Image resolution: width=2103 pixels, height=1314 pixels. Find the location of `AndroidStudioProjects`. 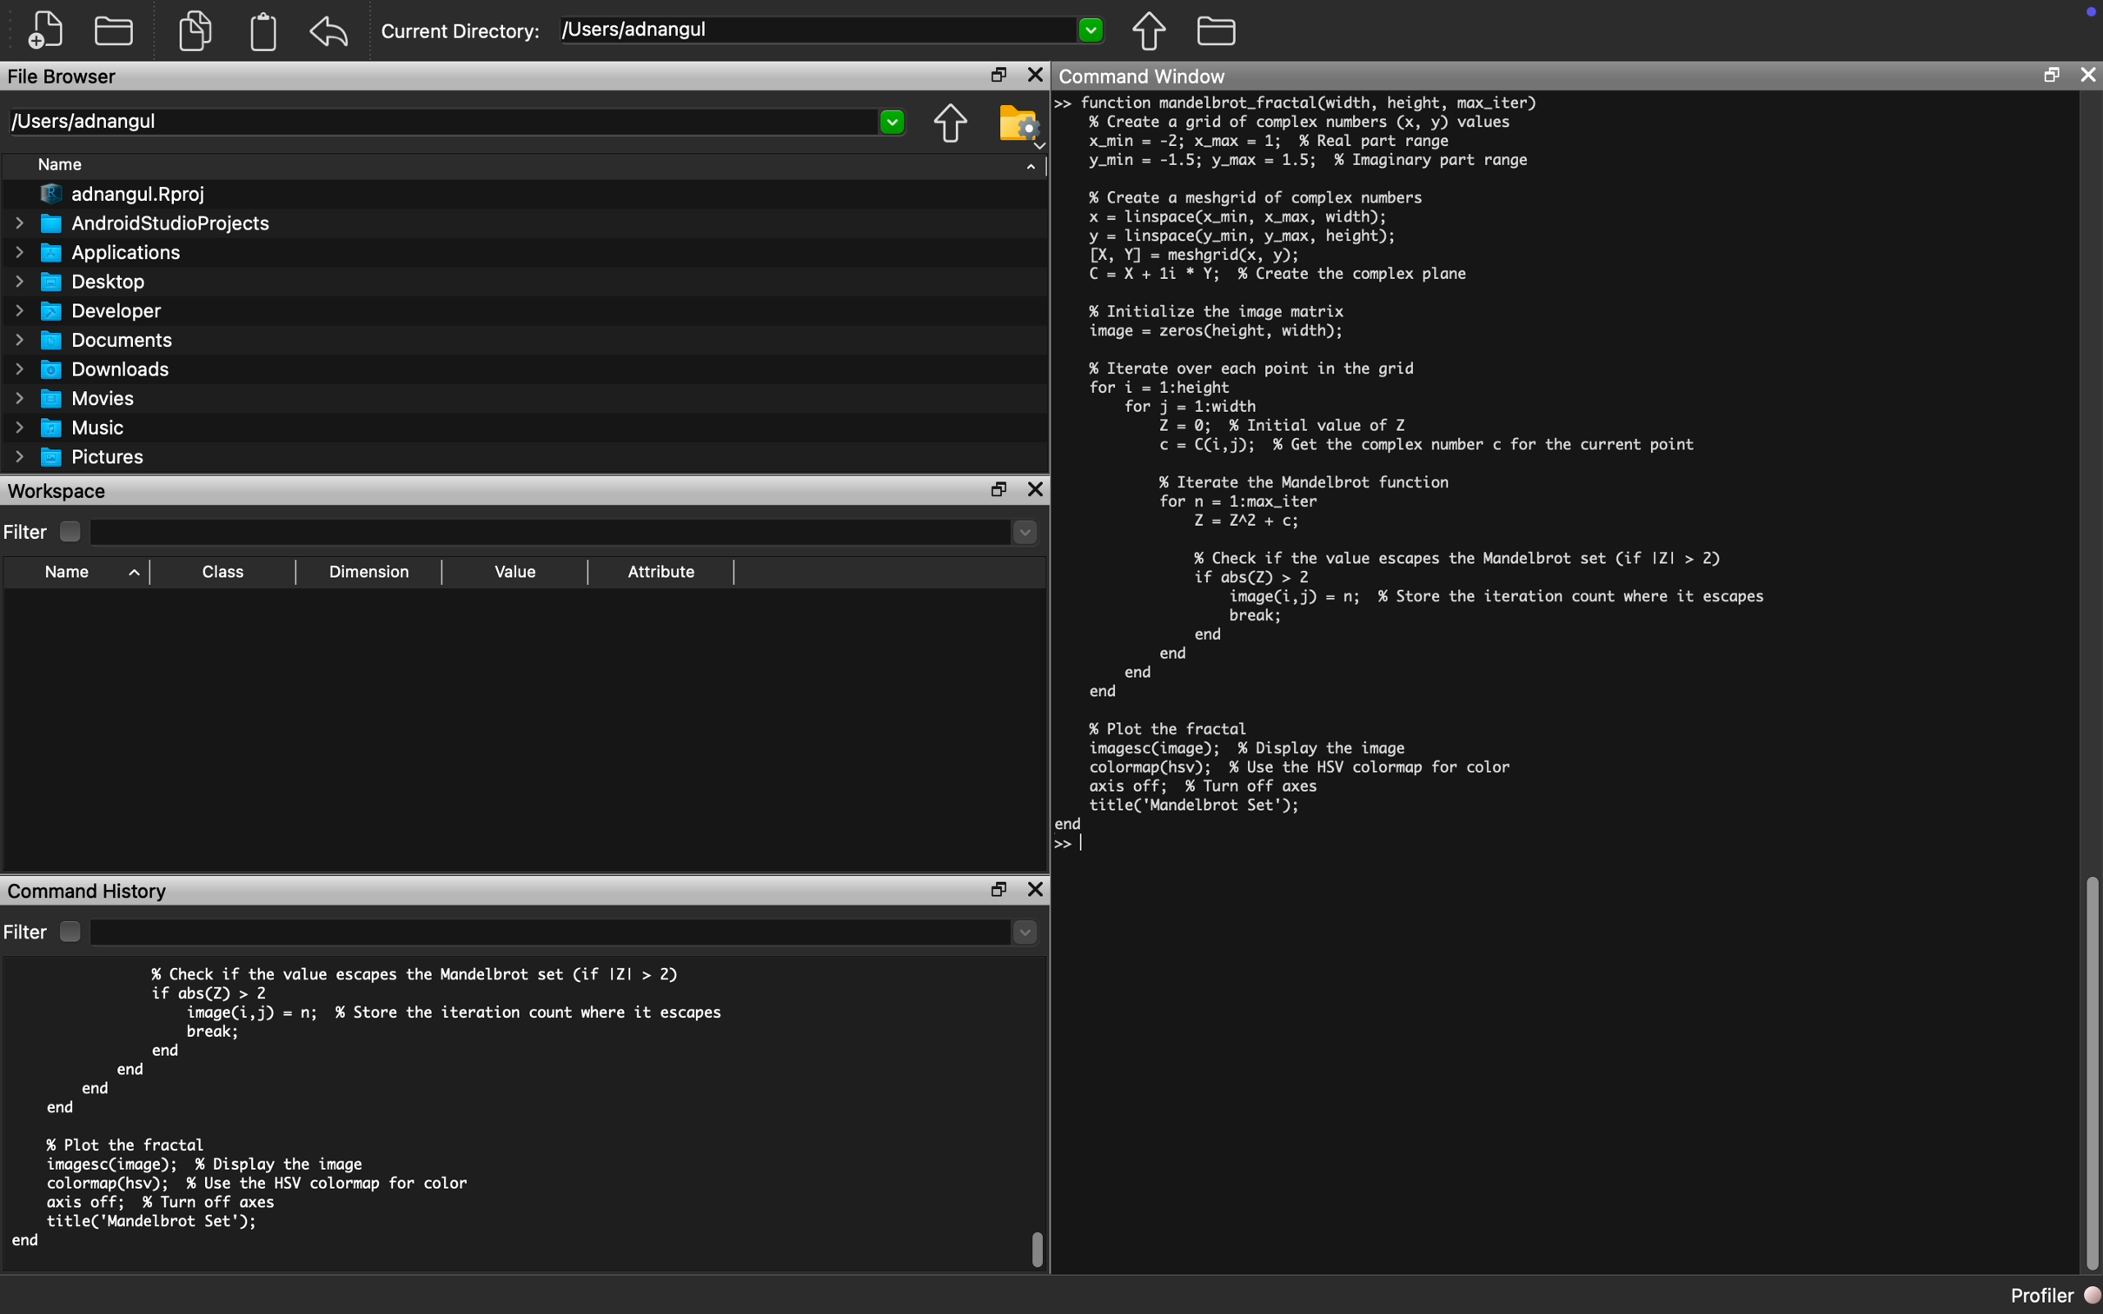

AndroidStudioProjects is located at coordinates (142, 223).